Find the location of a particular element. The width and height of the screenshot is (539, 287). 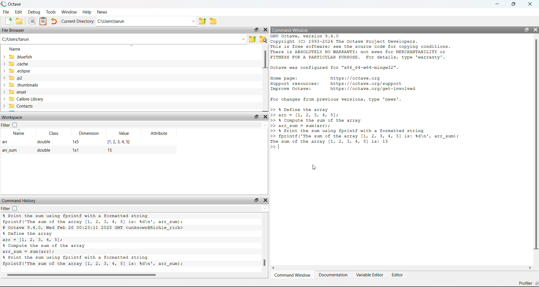

Class is located at coordinates (56, 134).